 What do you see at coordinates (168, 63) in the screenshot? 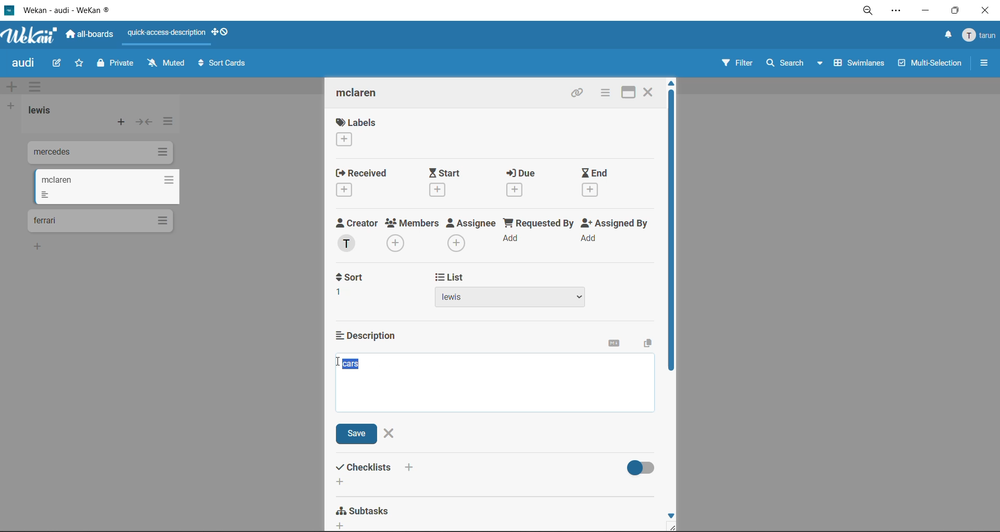
I see `muted` at bounding box center [168, 63].